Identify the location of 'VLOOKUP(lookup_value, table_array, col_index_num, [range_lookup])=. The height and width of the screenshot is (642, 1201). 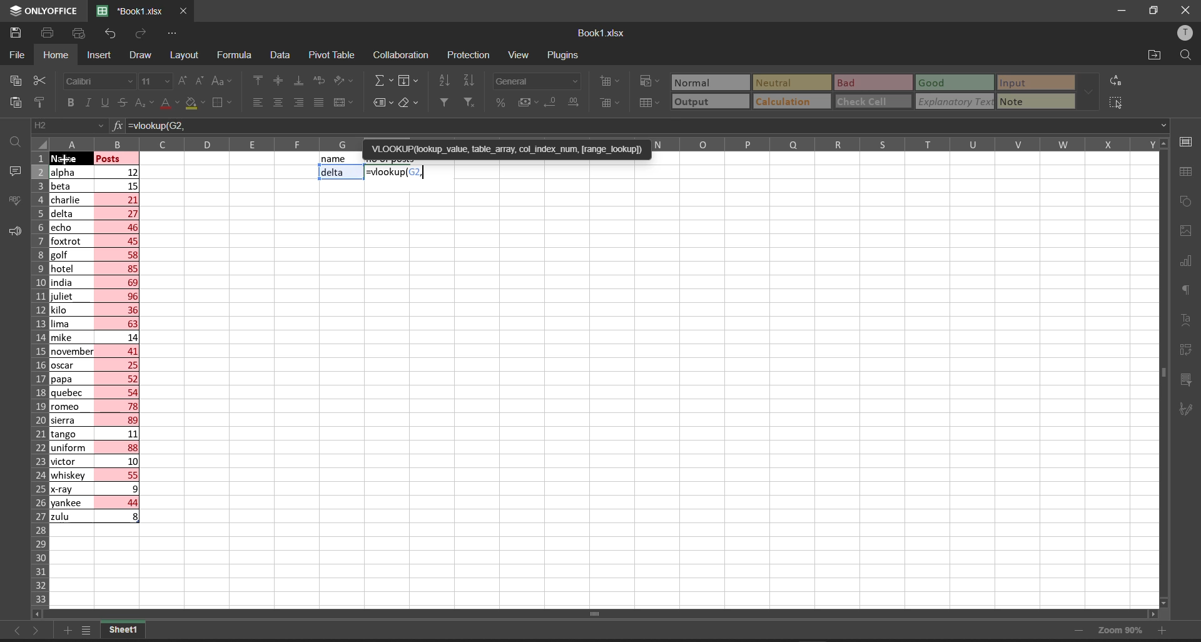
(505, 155).